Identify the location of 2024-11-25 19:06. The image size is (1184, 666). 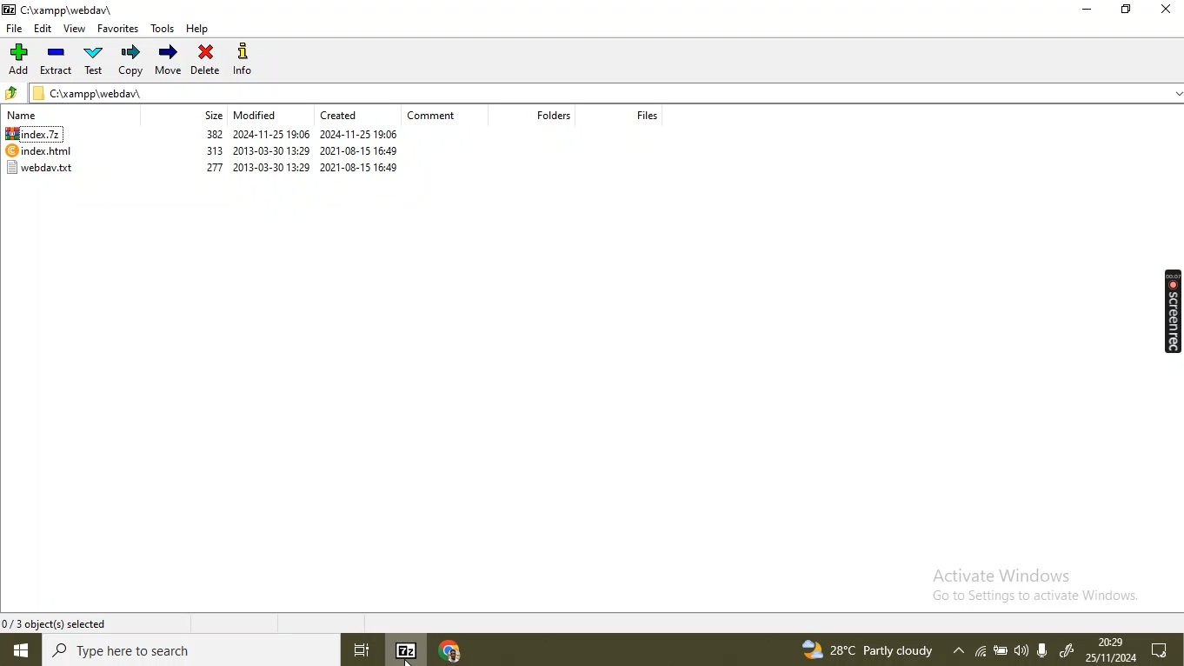
(357, 135).